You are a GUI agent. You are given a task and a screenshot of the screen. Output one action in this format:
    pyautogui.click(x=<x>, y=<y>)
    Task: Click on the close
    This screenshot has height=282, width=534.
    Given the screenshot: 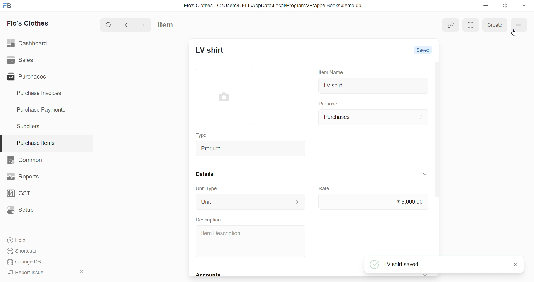 What is the action you would take?
    pyautogui.click(x=516, y=265)
    